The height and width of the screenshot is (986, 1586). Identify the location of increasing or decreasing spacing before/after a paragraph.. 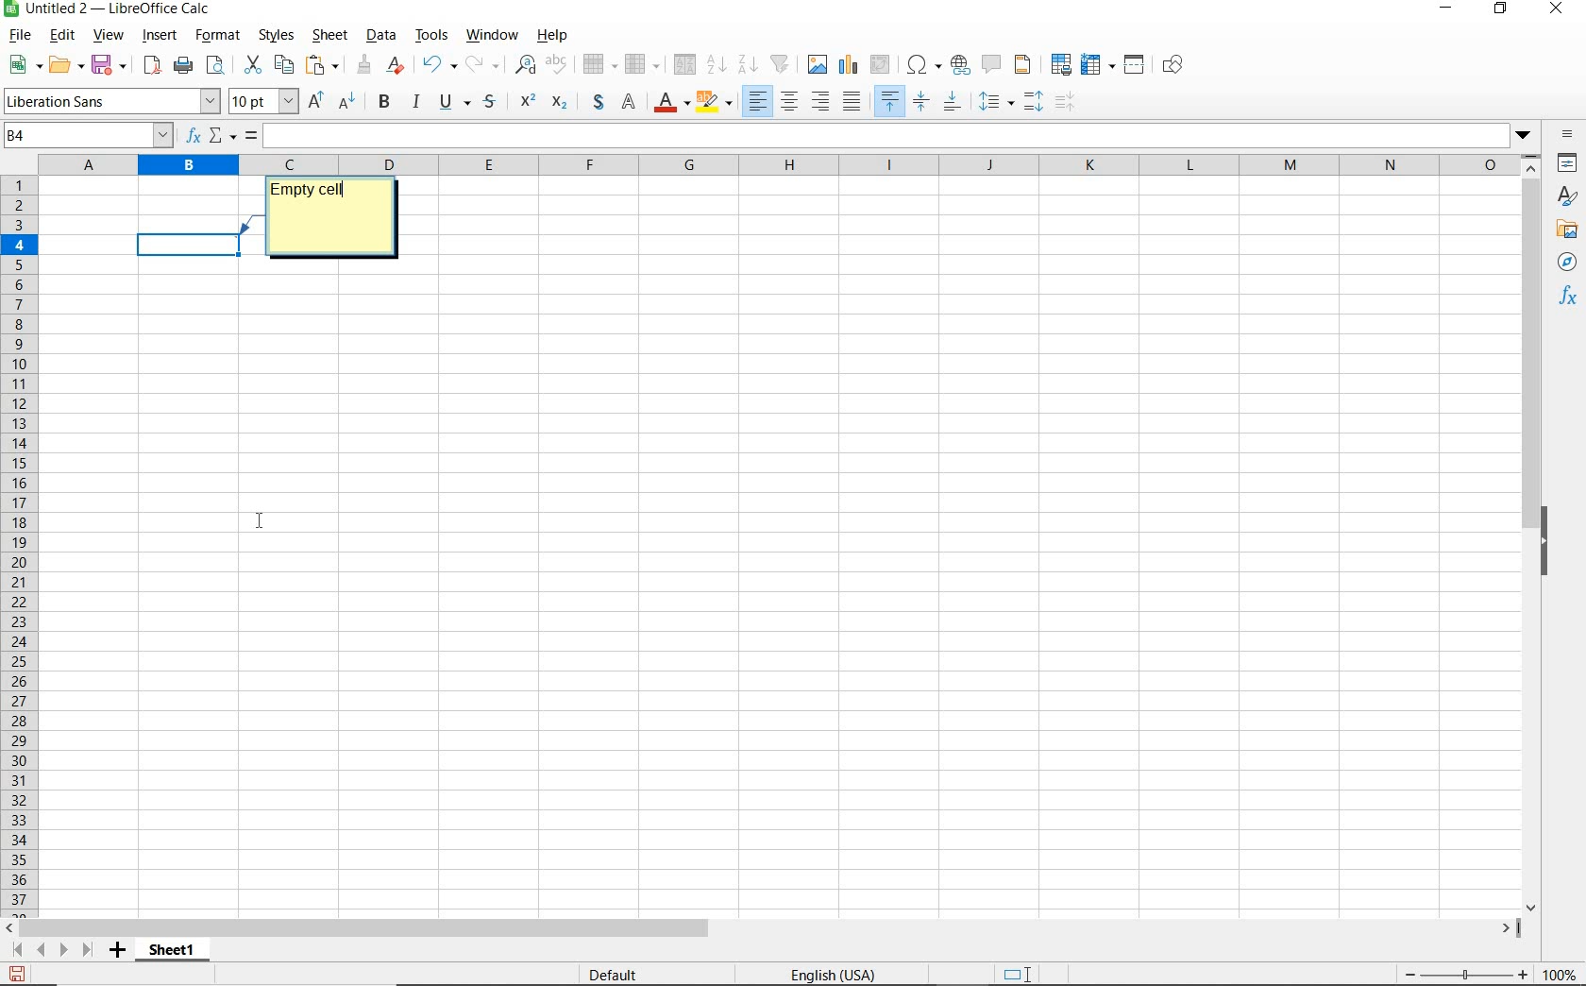
(1064, 102).